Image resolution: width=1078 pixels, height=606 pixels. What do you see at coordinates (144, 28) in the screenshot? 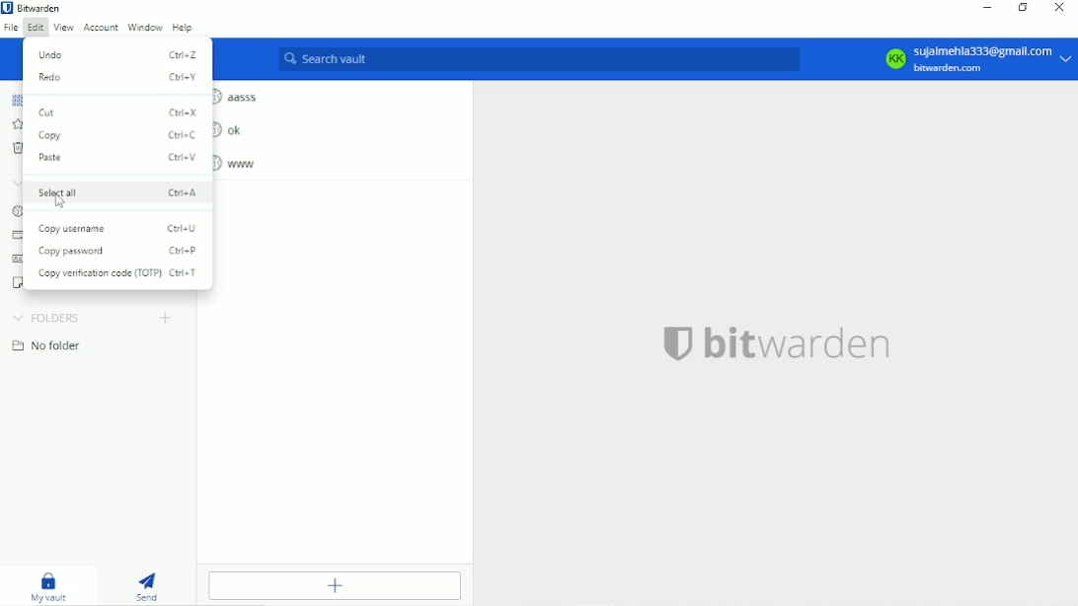
I see `Window` at bounding box center [144, 28].